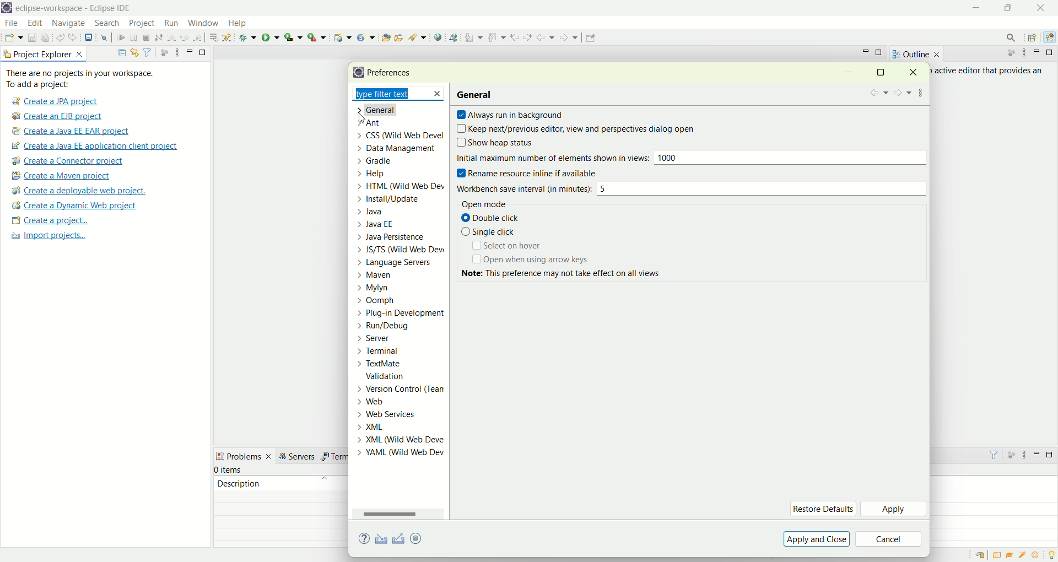 This screenshot has width=1058, height=562. Describe the element at coordinates (482, 205) in the screenshot. I see `open mode` at that location.